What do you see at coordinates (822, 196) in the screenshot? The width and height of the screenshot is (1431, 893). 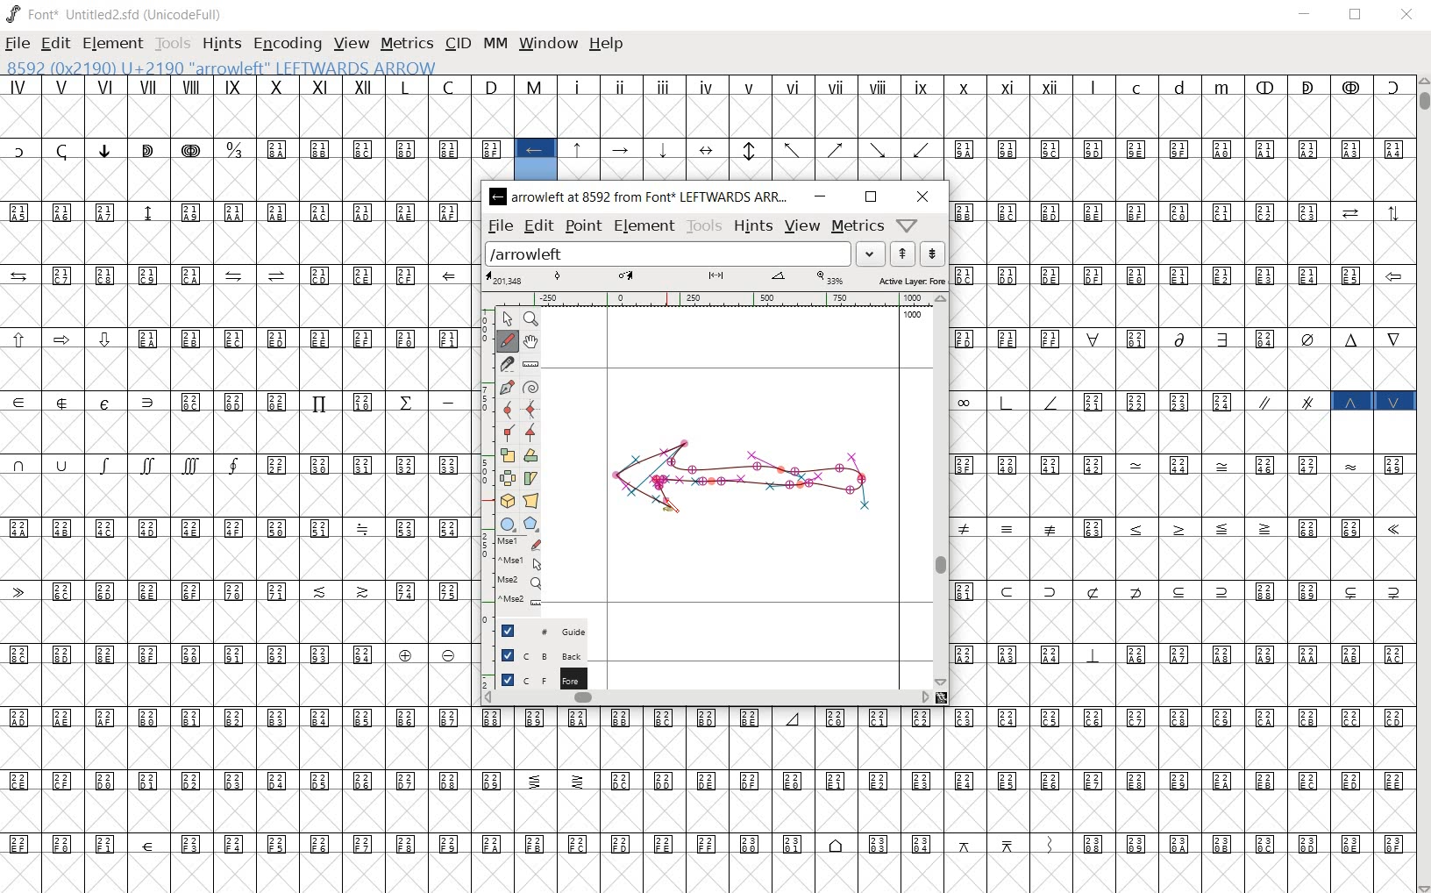 I see `minimize` at bounding box center [822, 196].